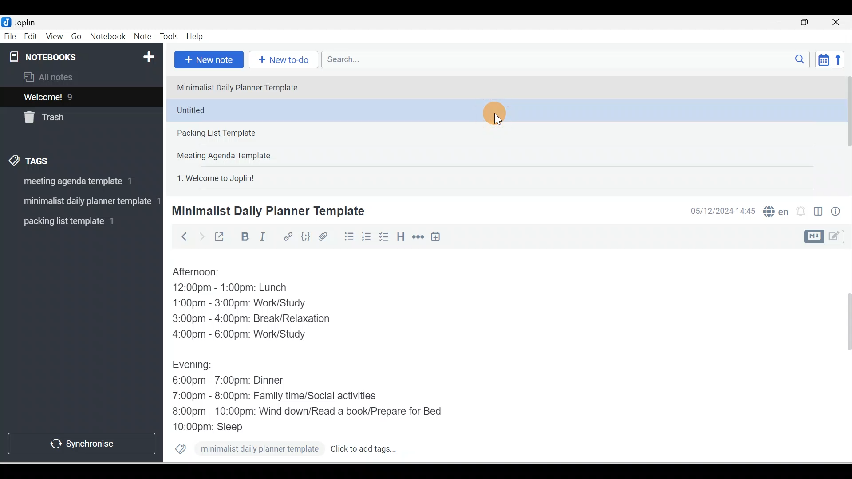 Image resolution: width=852 pixels, height=479 pixels. What do you see at coordinates (240, 288) in the screenshot?
I see `12:00pm - 1:00pm: Lunch` at bounding box center [240, 288].